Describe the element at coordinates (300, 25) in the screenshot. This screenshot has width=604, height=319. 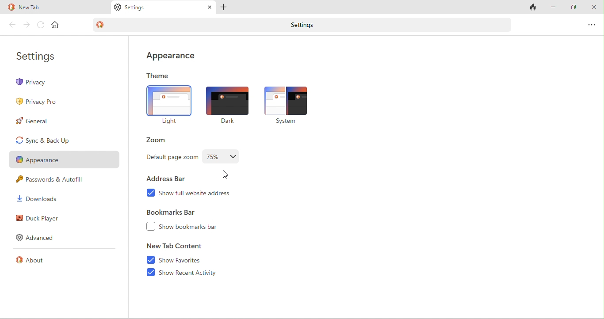
I see `settings` at that location.